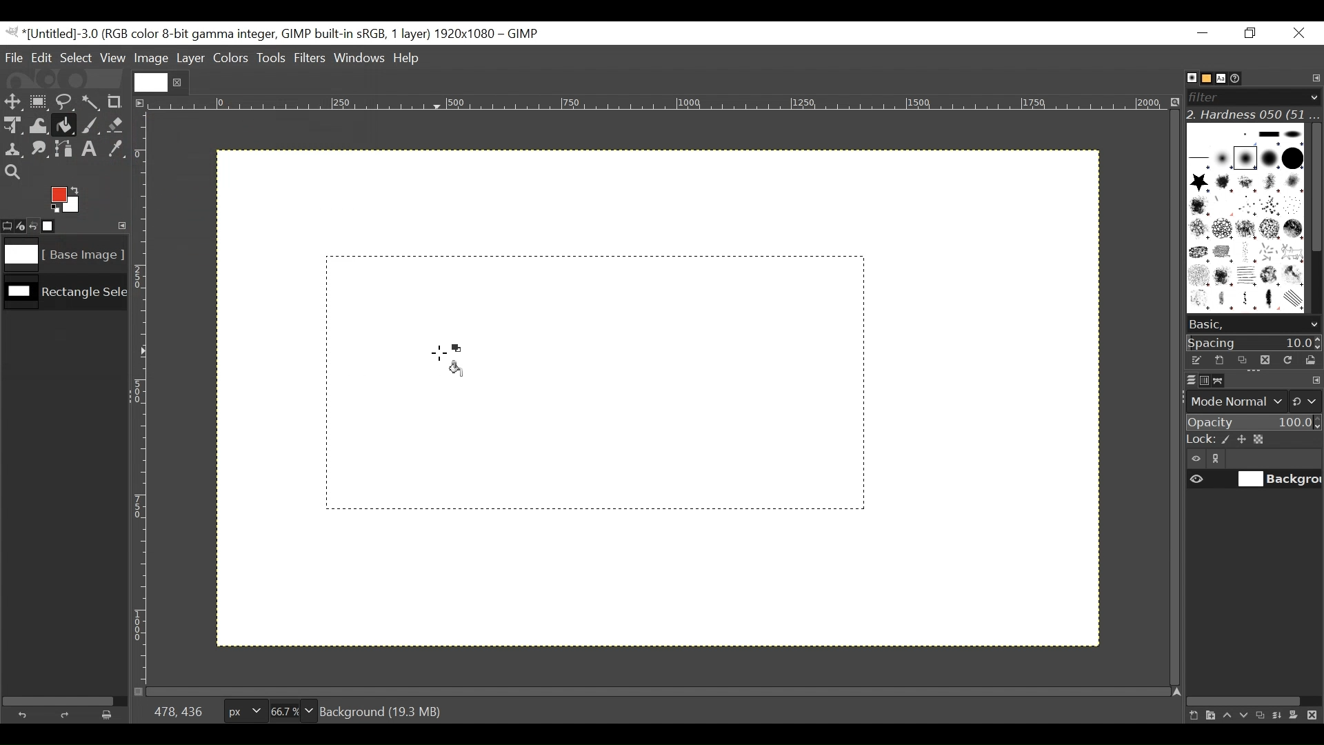 The image size is (1324, 745). Describe the element at coordinates (1298, 34) in the screenshot. I see `Close` at that location.